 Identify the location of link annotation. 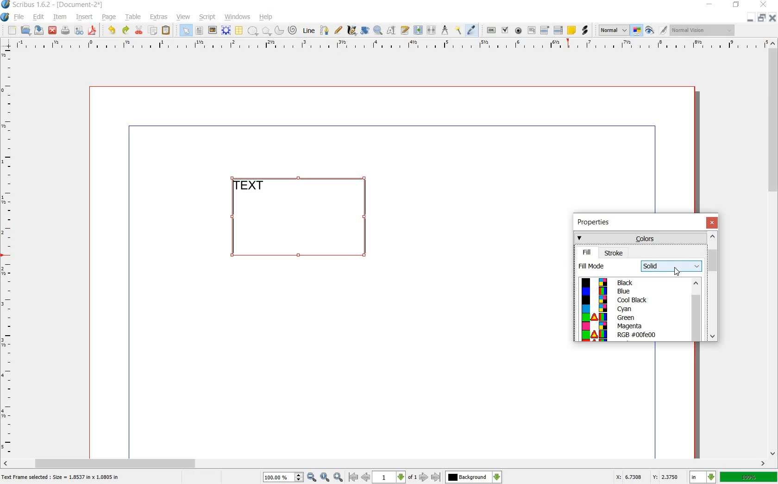
(584, 31).